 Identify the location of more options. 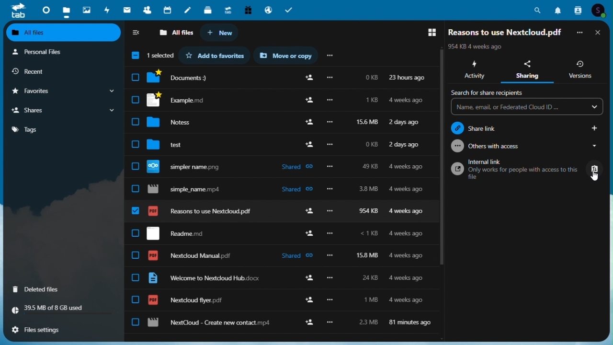
(332, 101).